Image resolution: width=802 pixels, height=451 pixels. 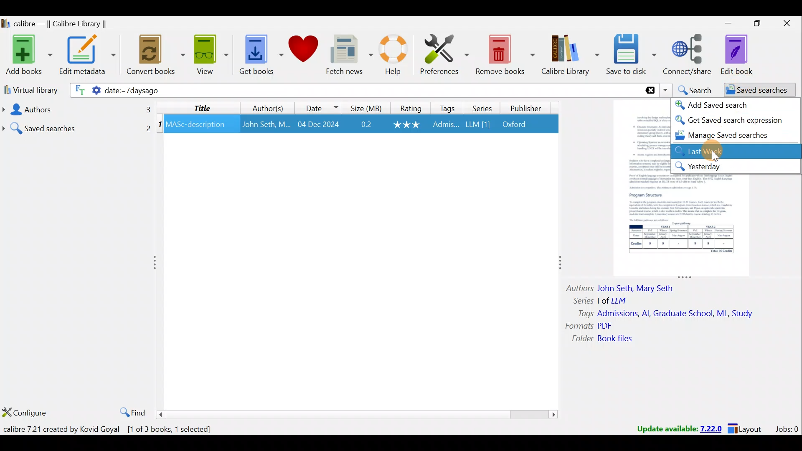 What do you see at coordinates (609, 339) in the screenshot?
I see `Folder book files` at bounding box center [609, 339].